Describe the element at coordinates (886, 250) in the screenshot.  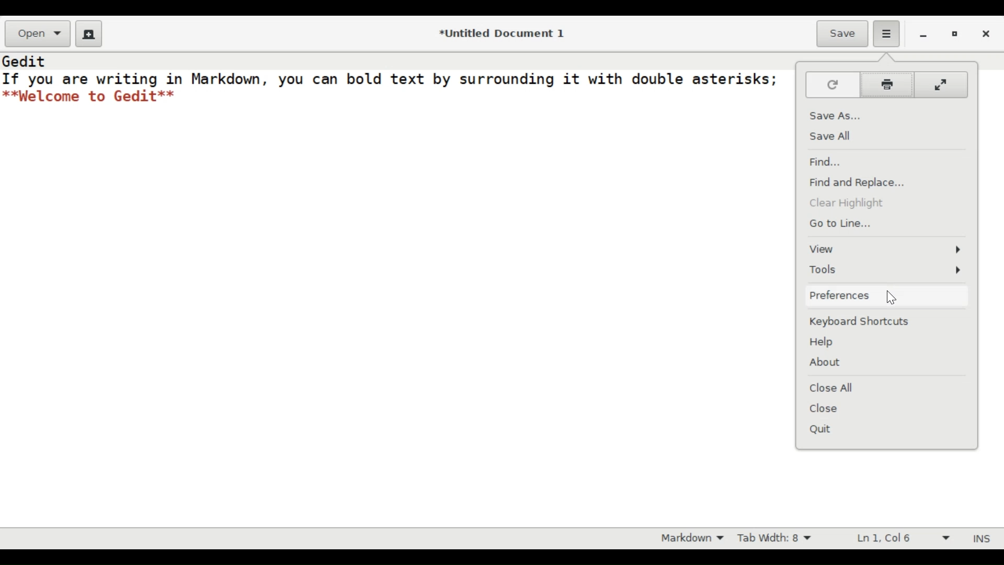
I see `View` at that location.